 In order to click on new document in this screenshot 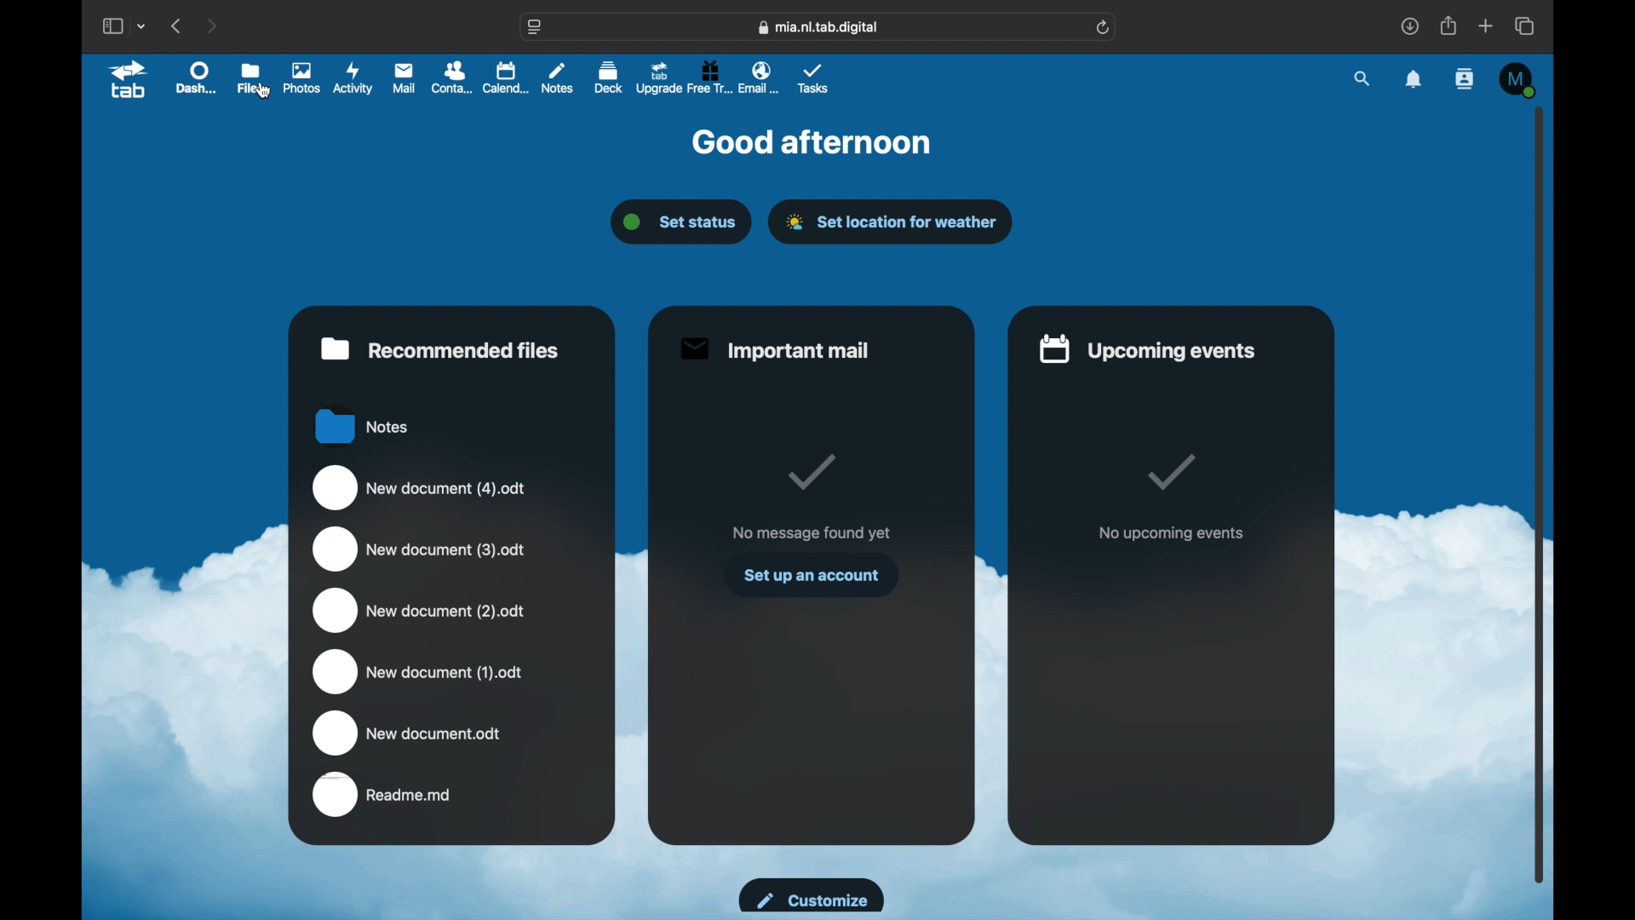, I will do `click(418, 549)`.